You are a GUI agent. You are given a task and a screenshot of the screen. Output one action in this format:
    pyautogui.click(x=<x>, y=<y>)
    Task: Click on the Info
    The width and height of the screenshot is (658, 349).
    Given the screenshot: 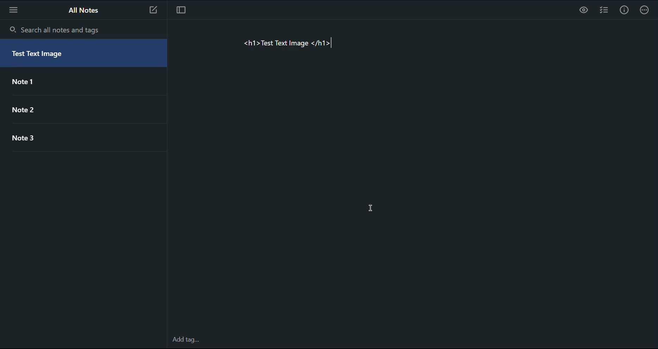 What is the action you would take?
    pyautogui.click(x=625, y=10)
    